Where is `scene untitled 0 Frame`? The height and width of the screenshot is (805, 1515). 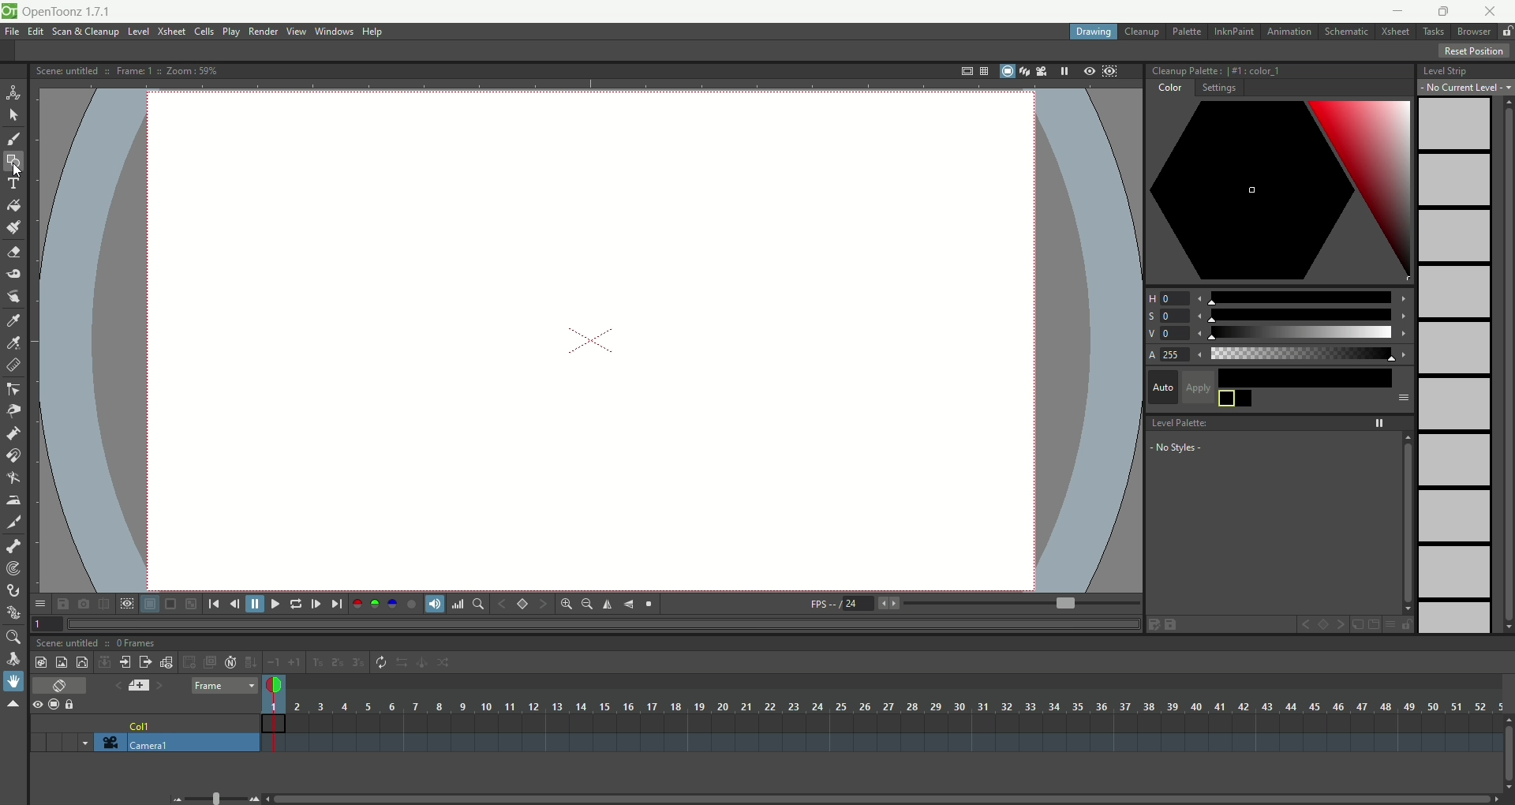
scene untitled 0 Frame is located at coordinates (97, 643).